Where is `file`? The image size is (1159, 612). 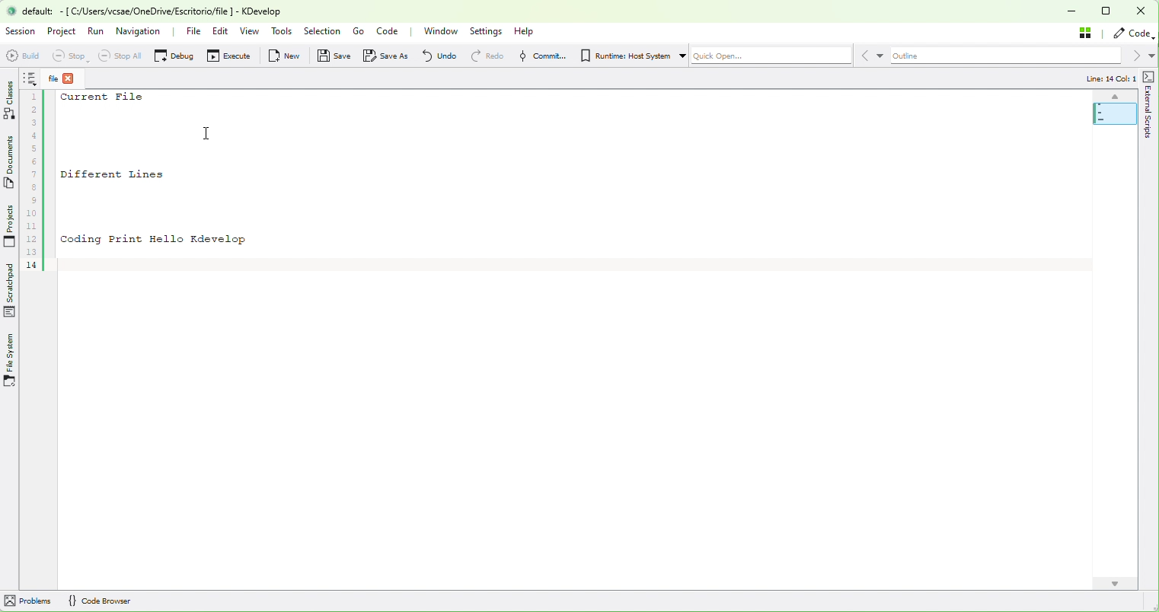
file is located at coordinates (53, 78).